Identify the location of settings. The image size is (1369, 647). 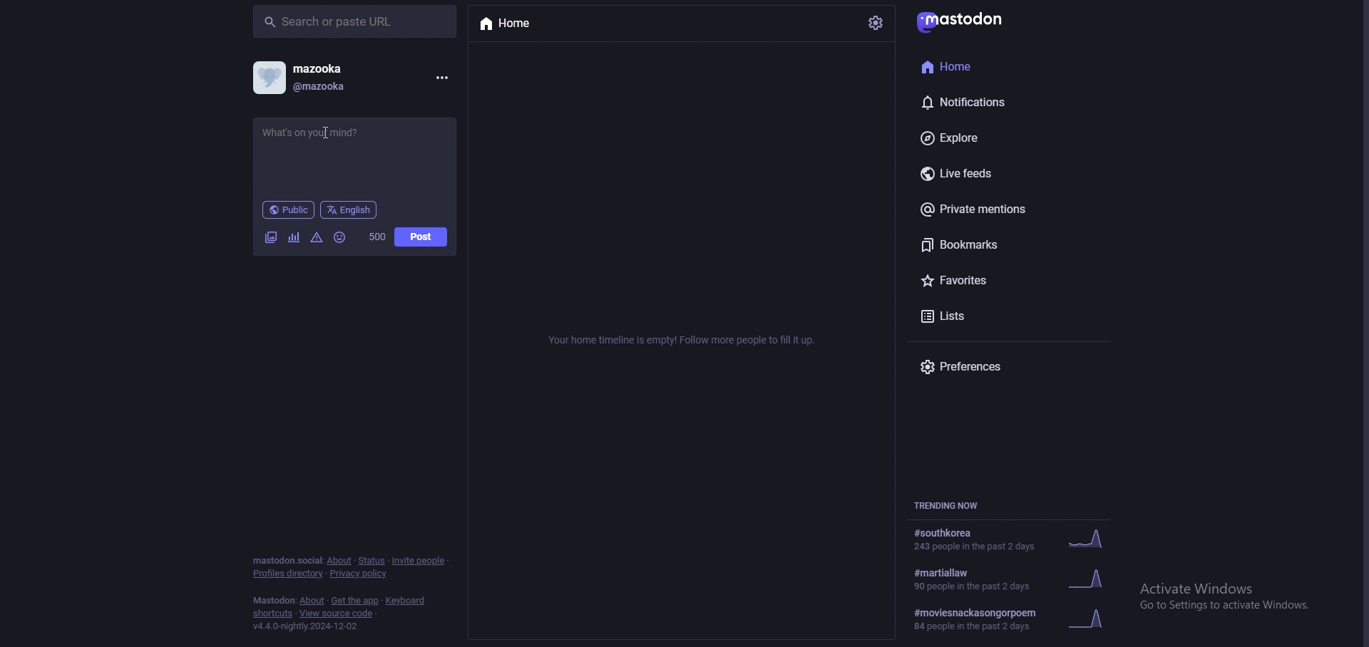
(878, 23).